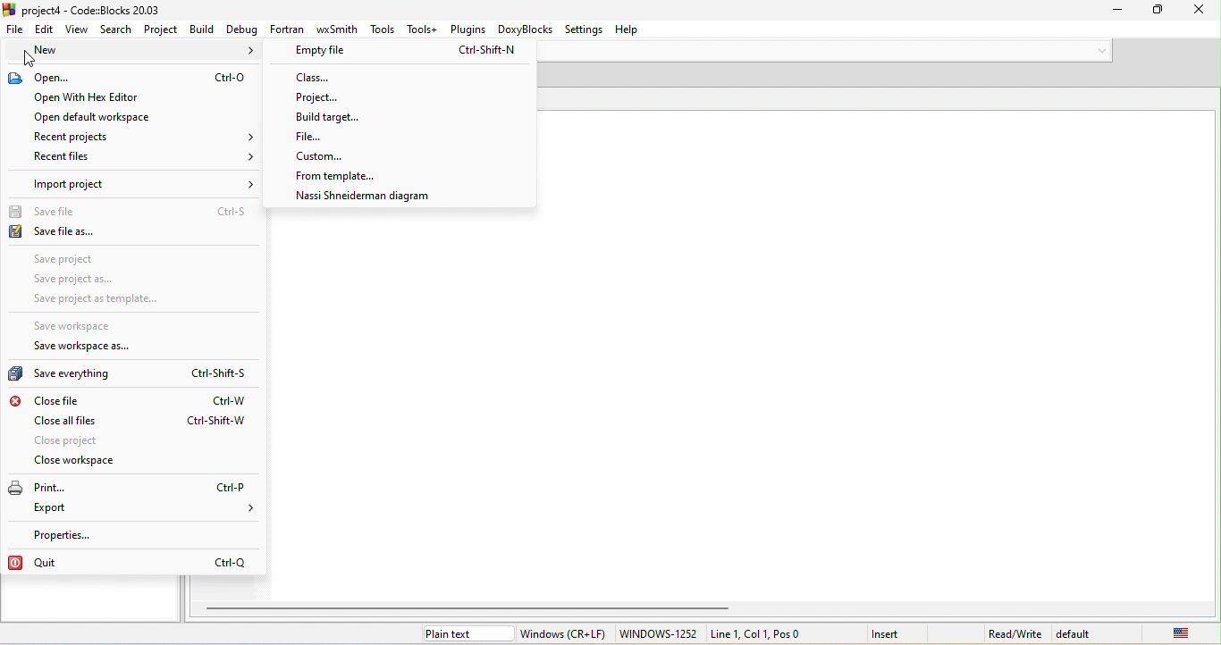  I want to click on minimize, so click(1108, 11).